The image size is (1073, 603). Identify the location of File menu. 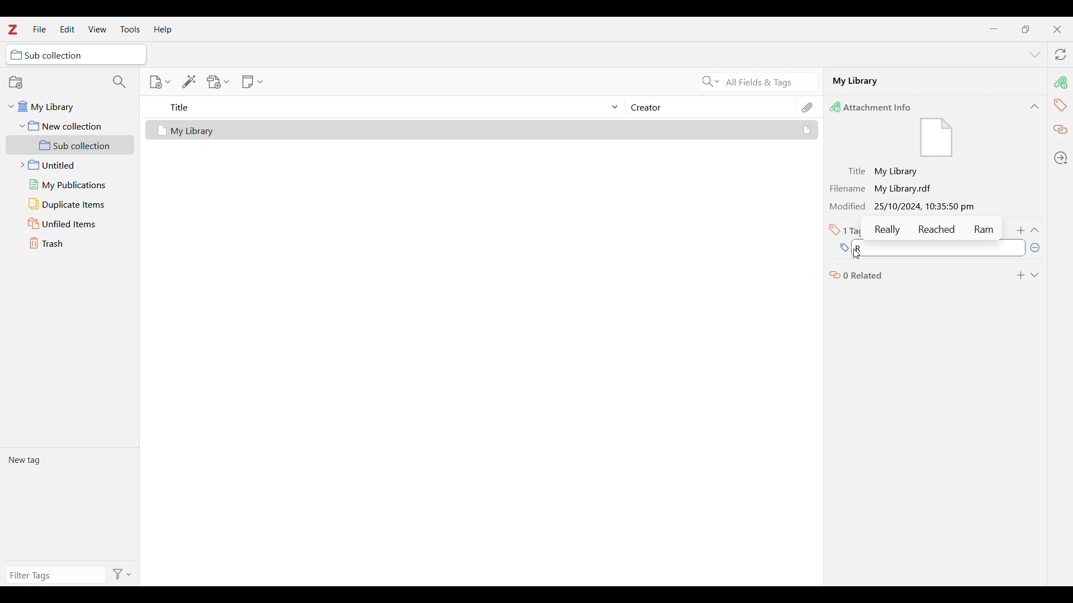
(39, 28).